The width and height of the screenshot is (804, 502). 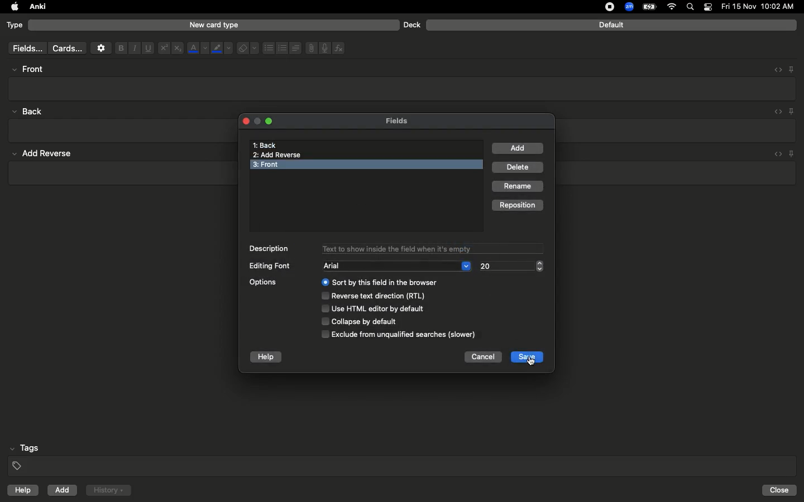 I want to click on Pin, so click(x=792, y=111).